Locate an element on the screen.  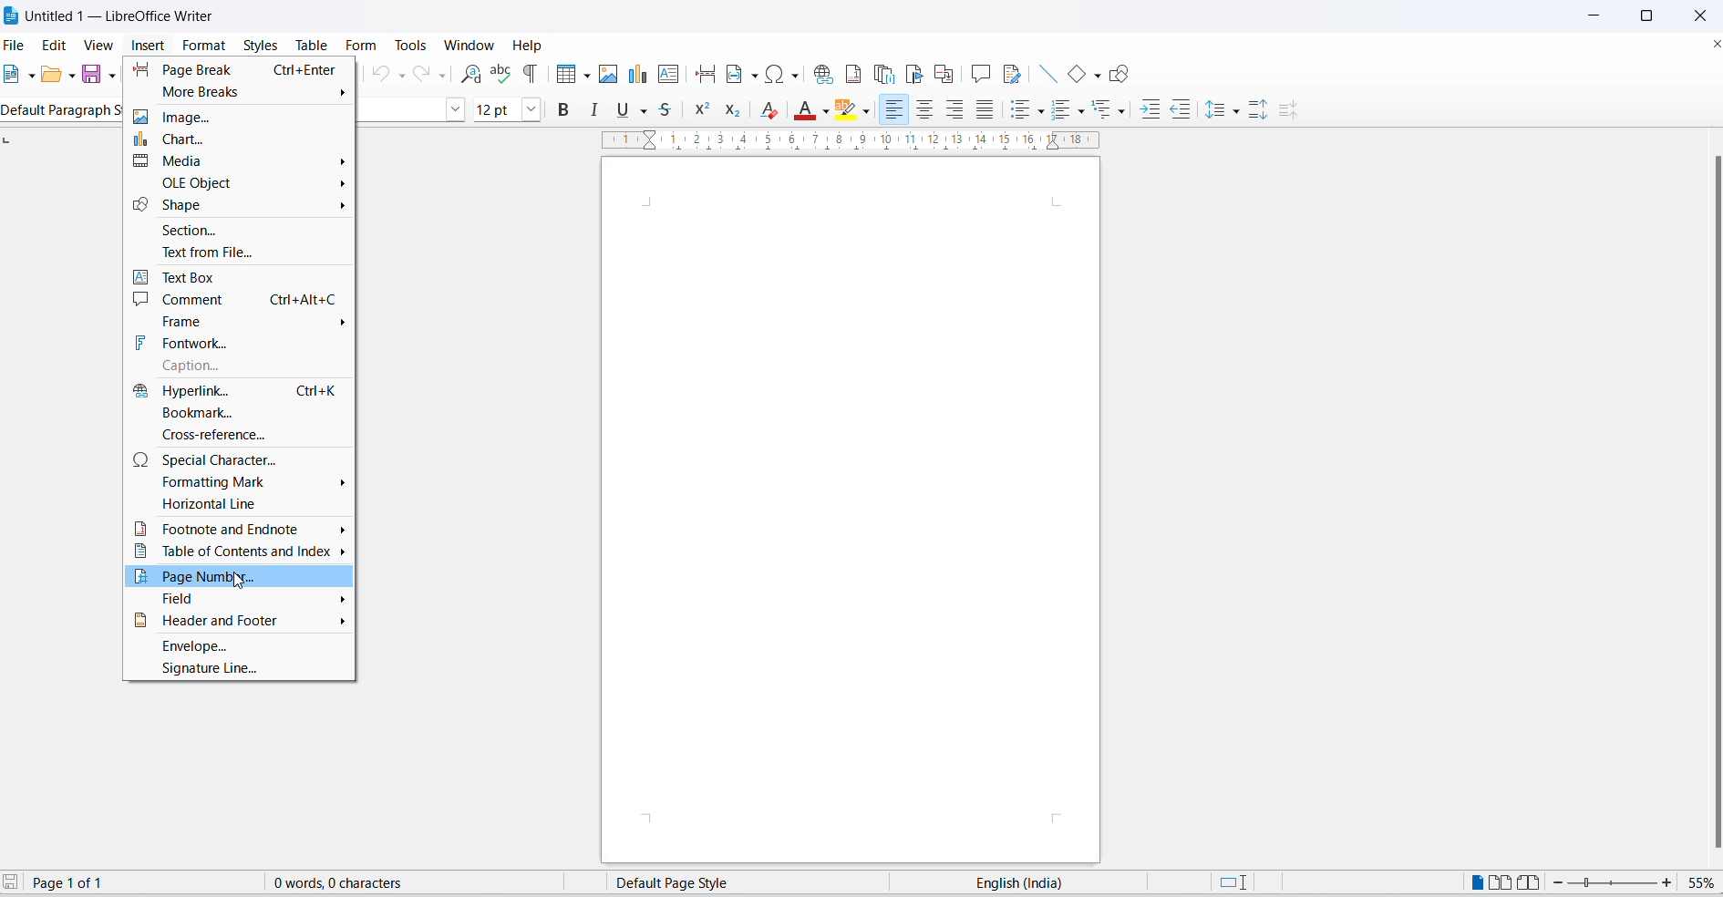
spellings is located at coordinates (501, 75).